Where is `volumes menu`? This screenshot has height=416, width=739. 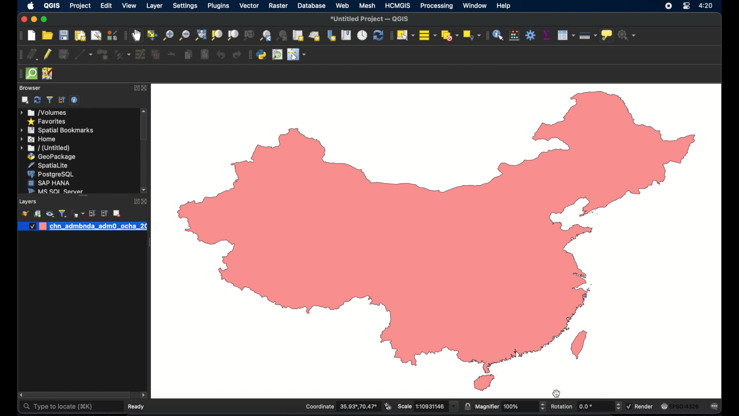
volumes menu is located at coordinates (44, 112).